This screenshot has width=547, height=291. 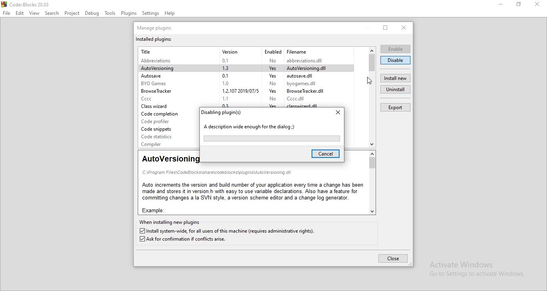 I want to click on export, so click(x=396, y=107).